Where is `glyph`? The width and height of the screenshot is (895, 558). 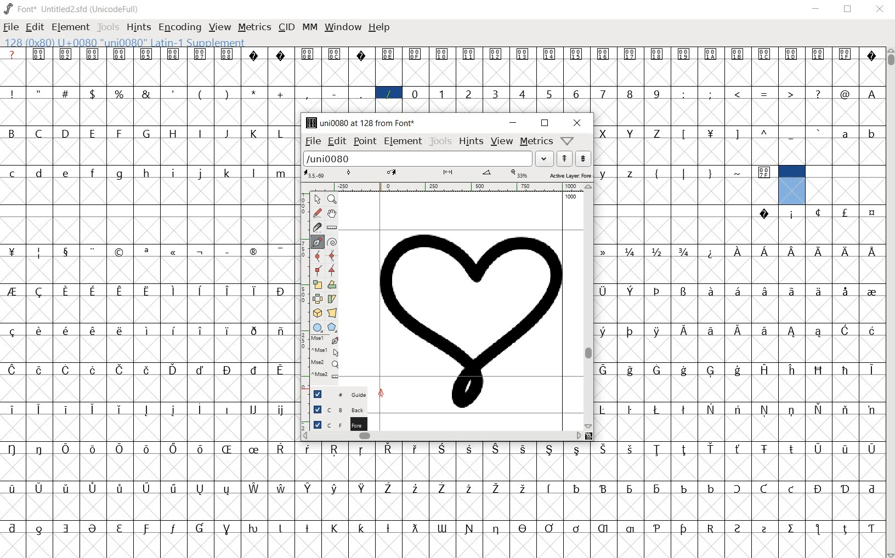
glyph is located at coordinates (846, 409).